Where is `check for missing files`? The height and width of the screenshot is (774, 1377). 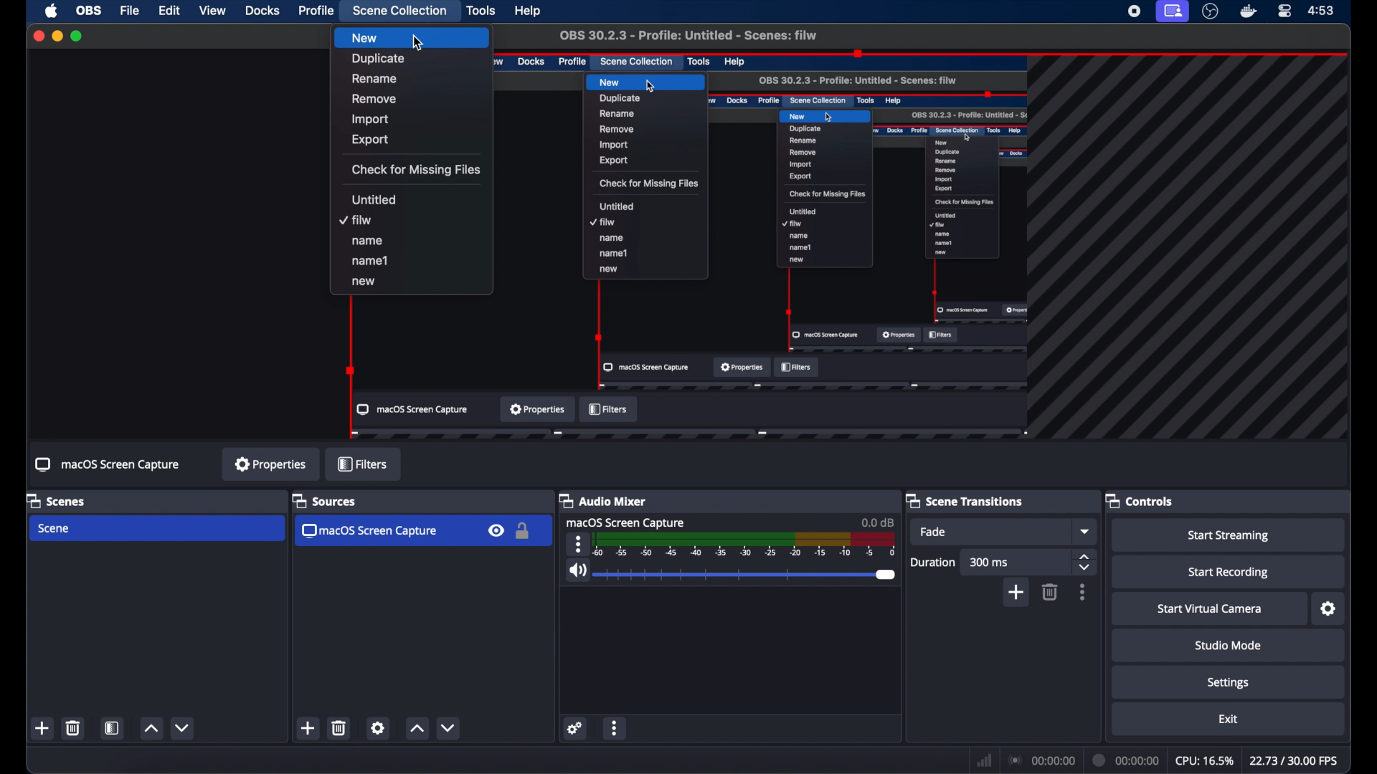
check for missing files is located at coordinates (415, 169).